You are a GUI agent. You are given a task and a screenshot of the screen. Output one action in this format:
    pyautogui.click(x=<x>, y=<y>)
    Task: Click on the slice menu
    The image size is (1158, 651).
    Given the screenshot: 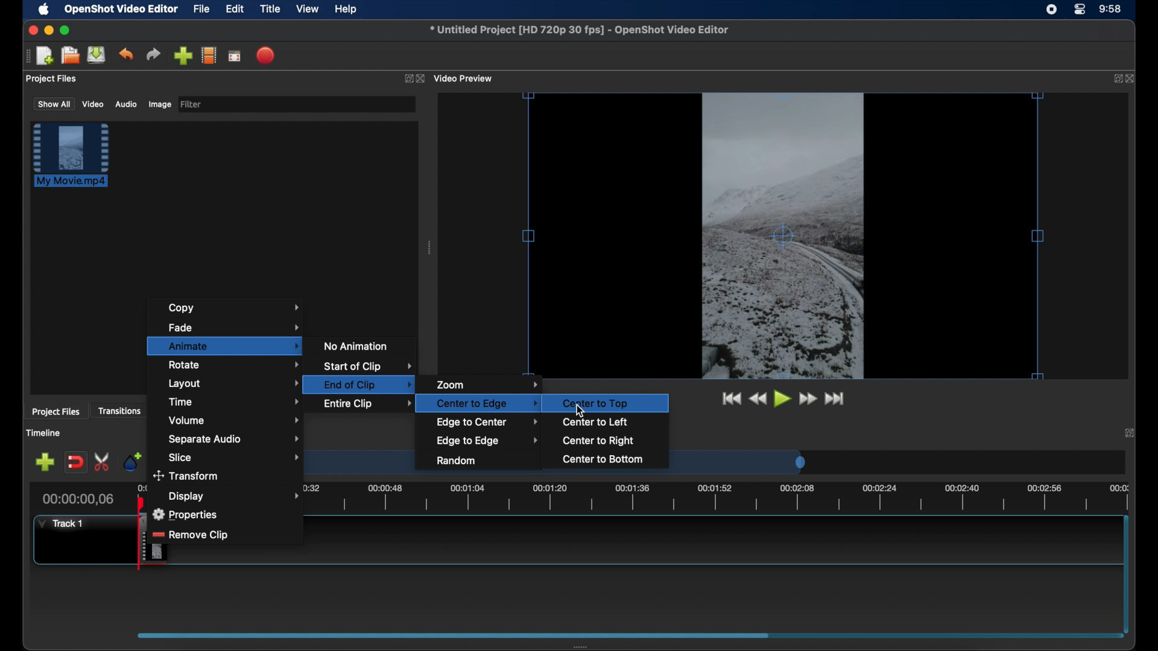 What is the action you would take?
    pyautogui.click(x=234, y=458)
    